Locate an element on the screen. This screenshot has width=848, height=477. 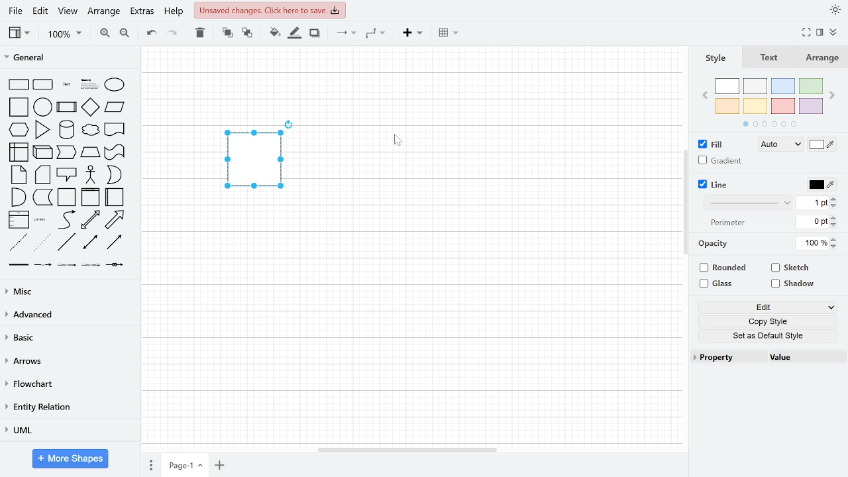
decrease perimeter is located at coordinates (834, 225).